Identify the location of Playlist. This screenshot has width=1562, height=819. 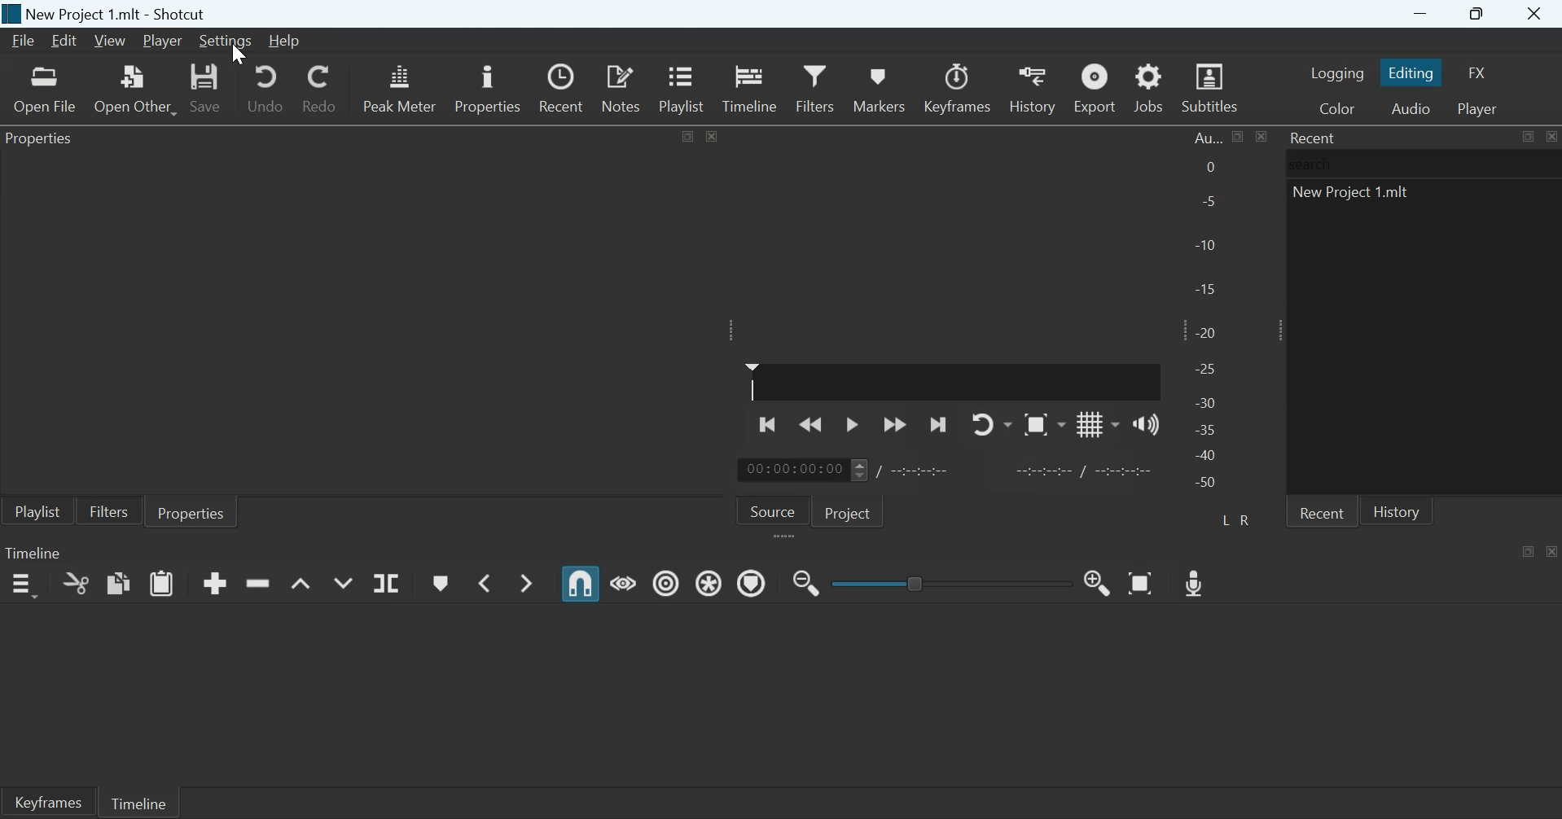
(685, 87).